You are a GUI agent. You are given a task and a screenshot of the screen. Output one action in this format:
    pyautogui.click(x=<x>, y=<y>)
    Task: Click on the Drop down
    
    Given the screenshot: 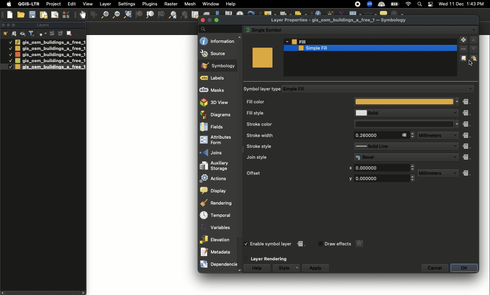 What is the action you would take?
    pyautogui.click(x=454, y=113)
    